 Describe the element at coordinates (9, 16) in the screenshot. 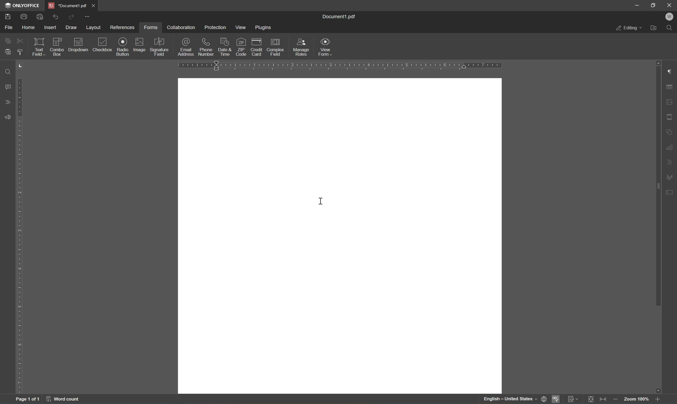

I see `save` at that location.